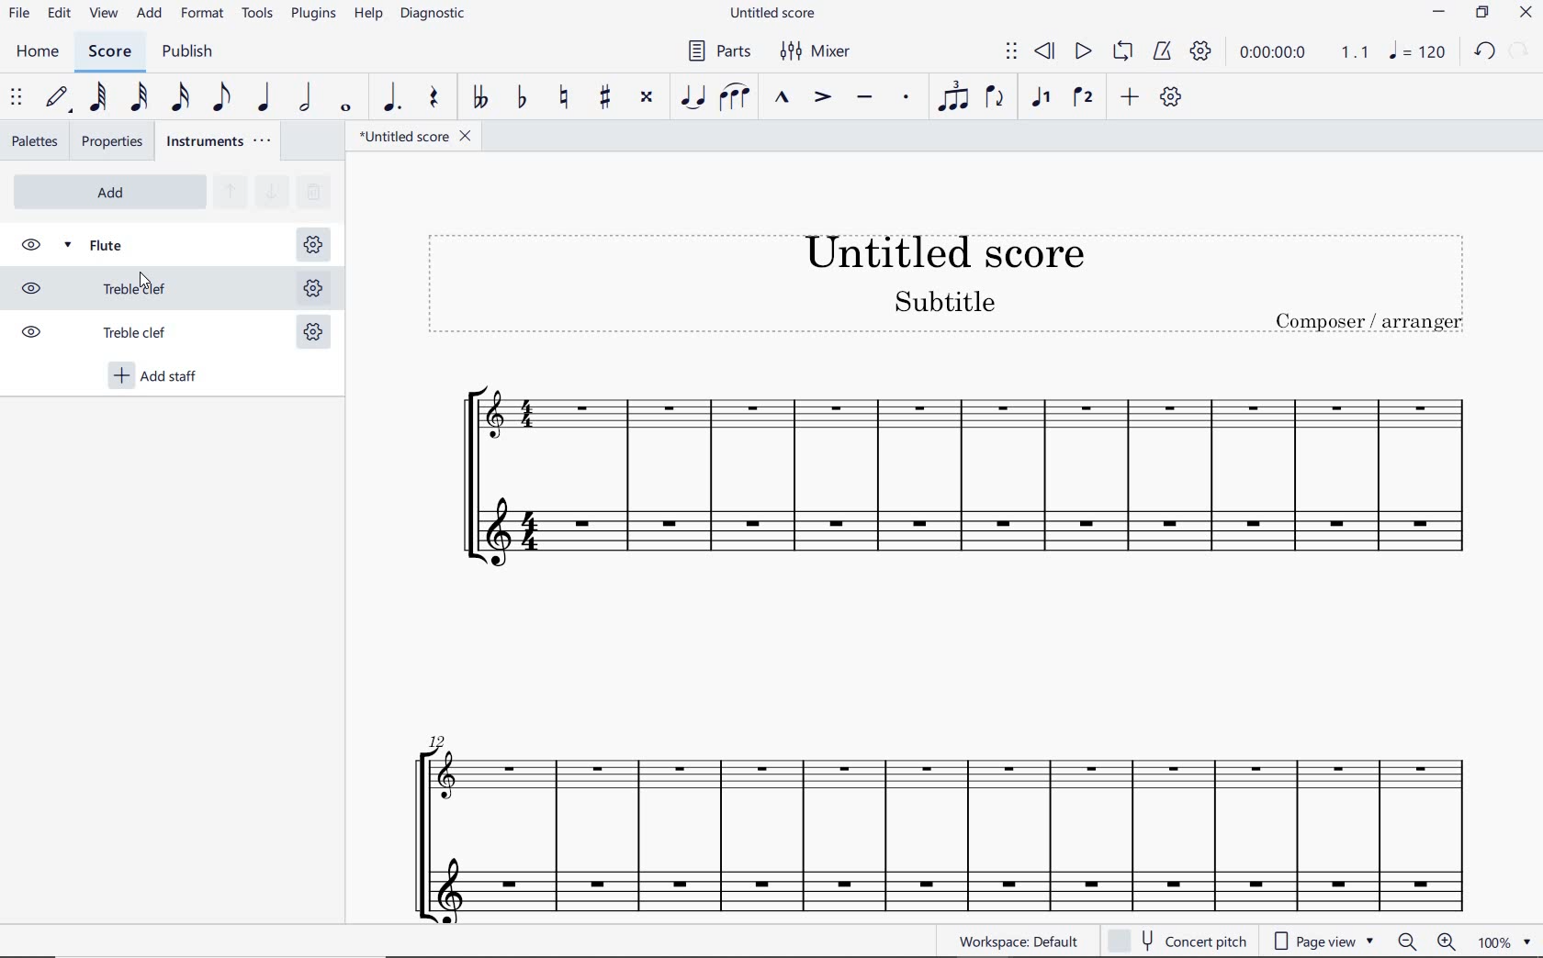 This screenshot has height=958, width=1543. What do you see at coordinates (1121, 55) in the screenshot?
I see `LOOP PLAYBACK` at bounding box center [1121, 55].